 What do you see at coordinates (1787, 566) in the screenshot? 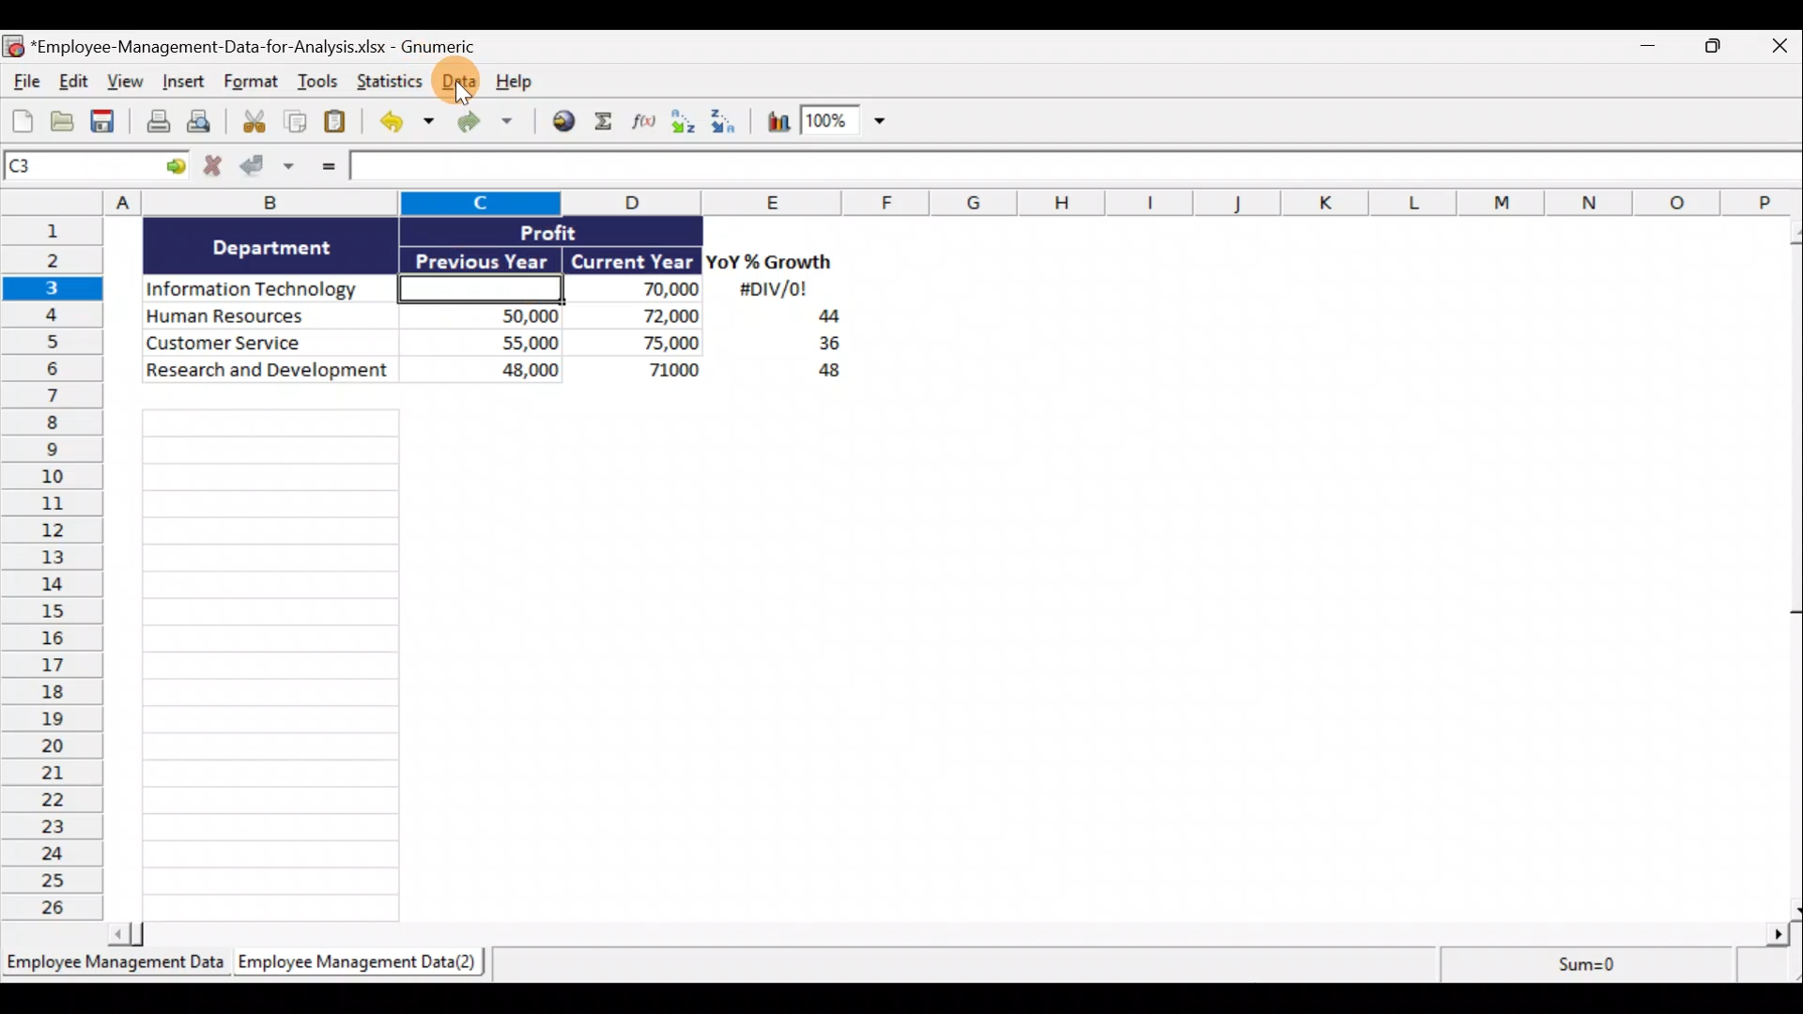
I see `Scroll bar` at bounding box center [1787, 566].